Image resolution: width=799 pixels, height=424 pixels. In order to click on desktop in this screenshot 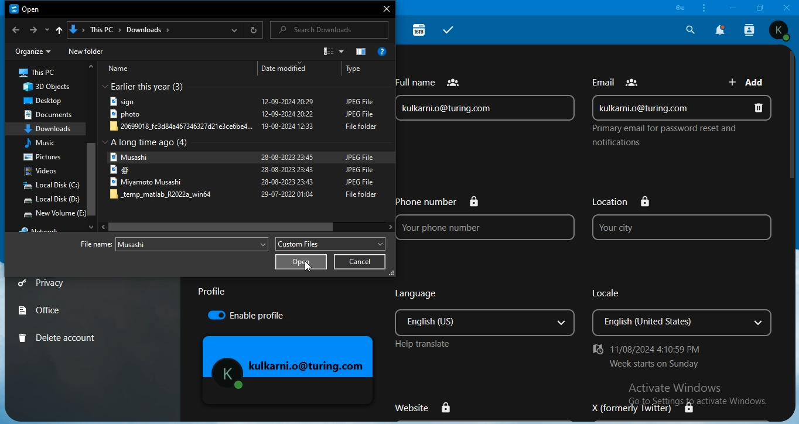, I will do `click(43, 102)`.